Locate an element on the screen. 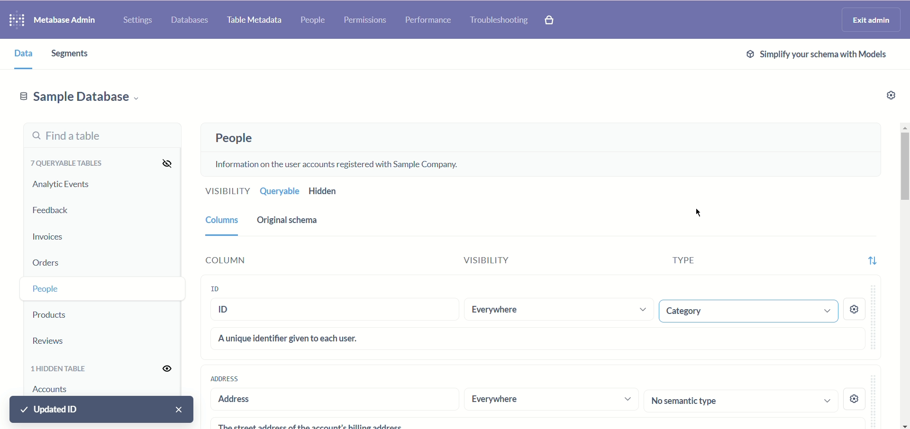 The image size is (910, 429). visibility is located at coordinates (500, 262).